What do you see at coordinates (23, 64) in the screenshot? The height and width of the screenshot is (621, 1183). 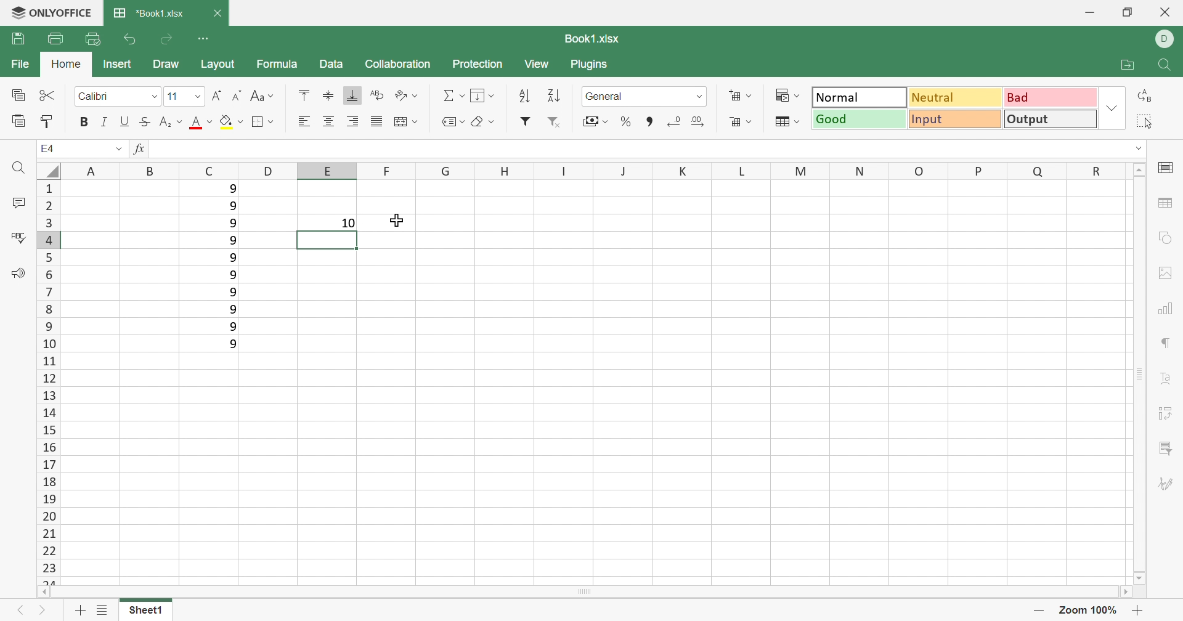 I see `File` at bounding box center [23, 64].